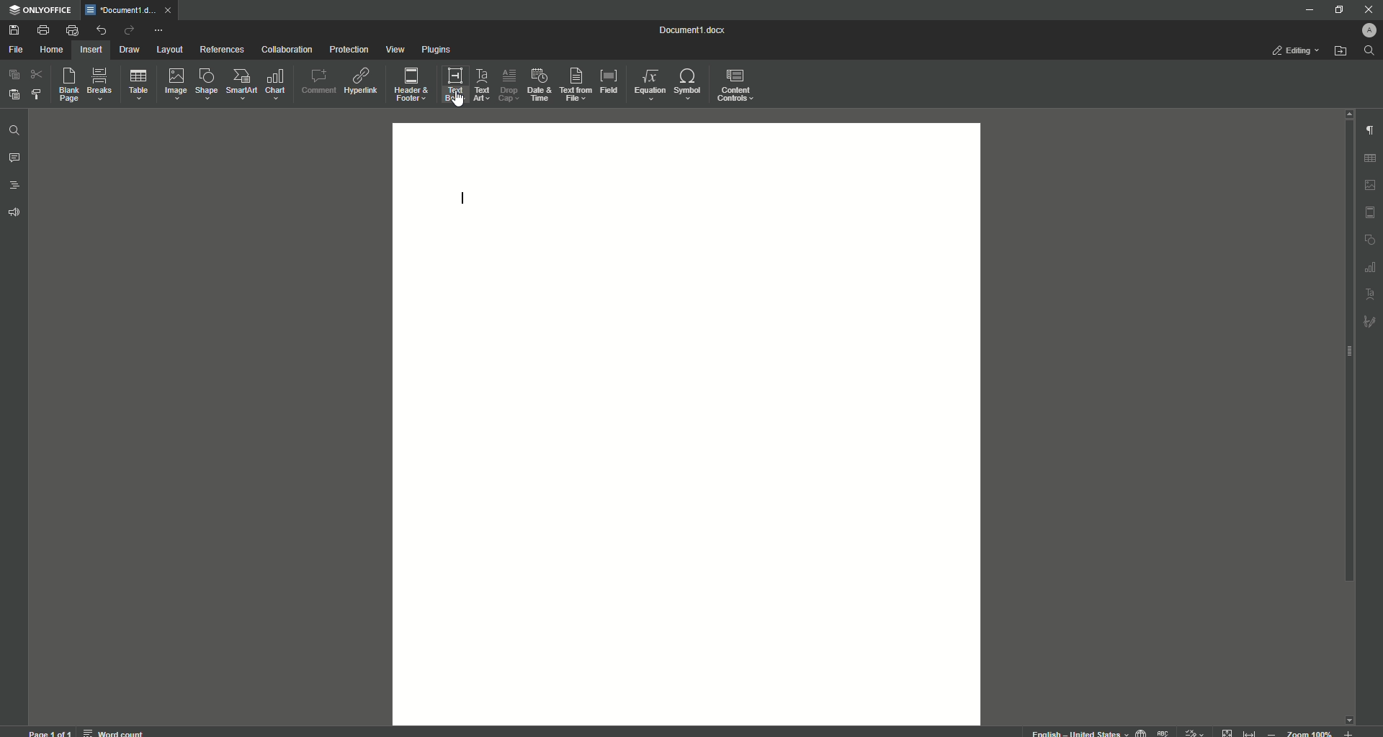 The width and height of the screenshot is (1383, 737). What do you see at coordinates (174, 83) in the screenshot?
I see `Image` at bounding box center [174, 83].